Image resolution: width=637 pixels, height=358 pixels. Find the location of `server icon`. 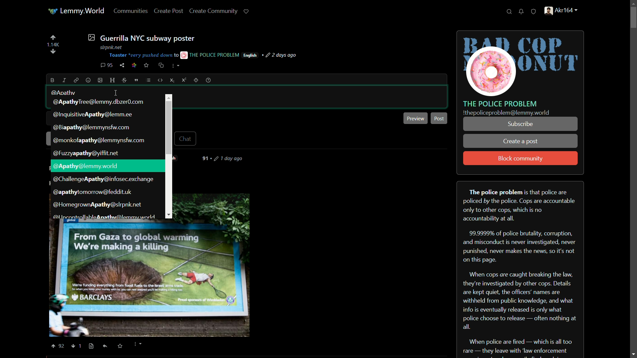

server icon is located at coordinates (521, 64).